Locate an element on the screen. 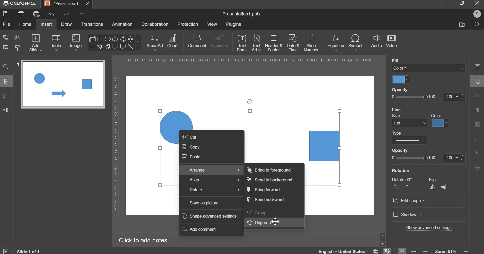 This screenshot has height=254, width=484. header & footer is located at coordinates (273, 43).